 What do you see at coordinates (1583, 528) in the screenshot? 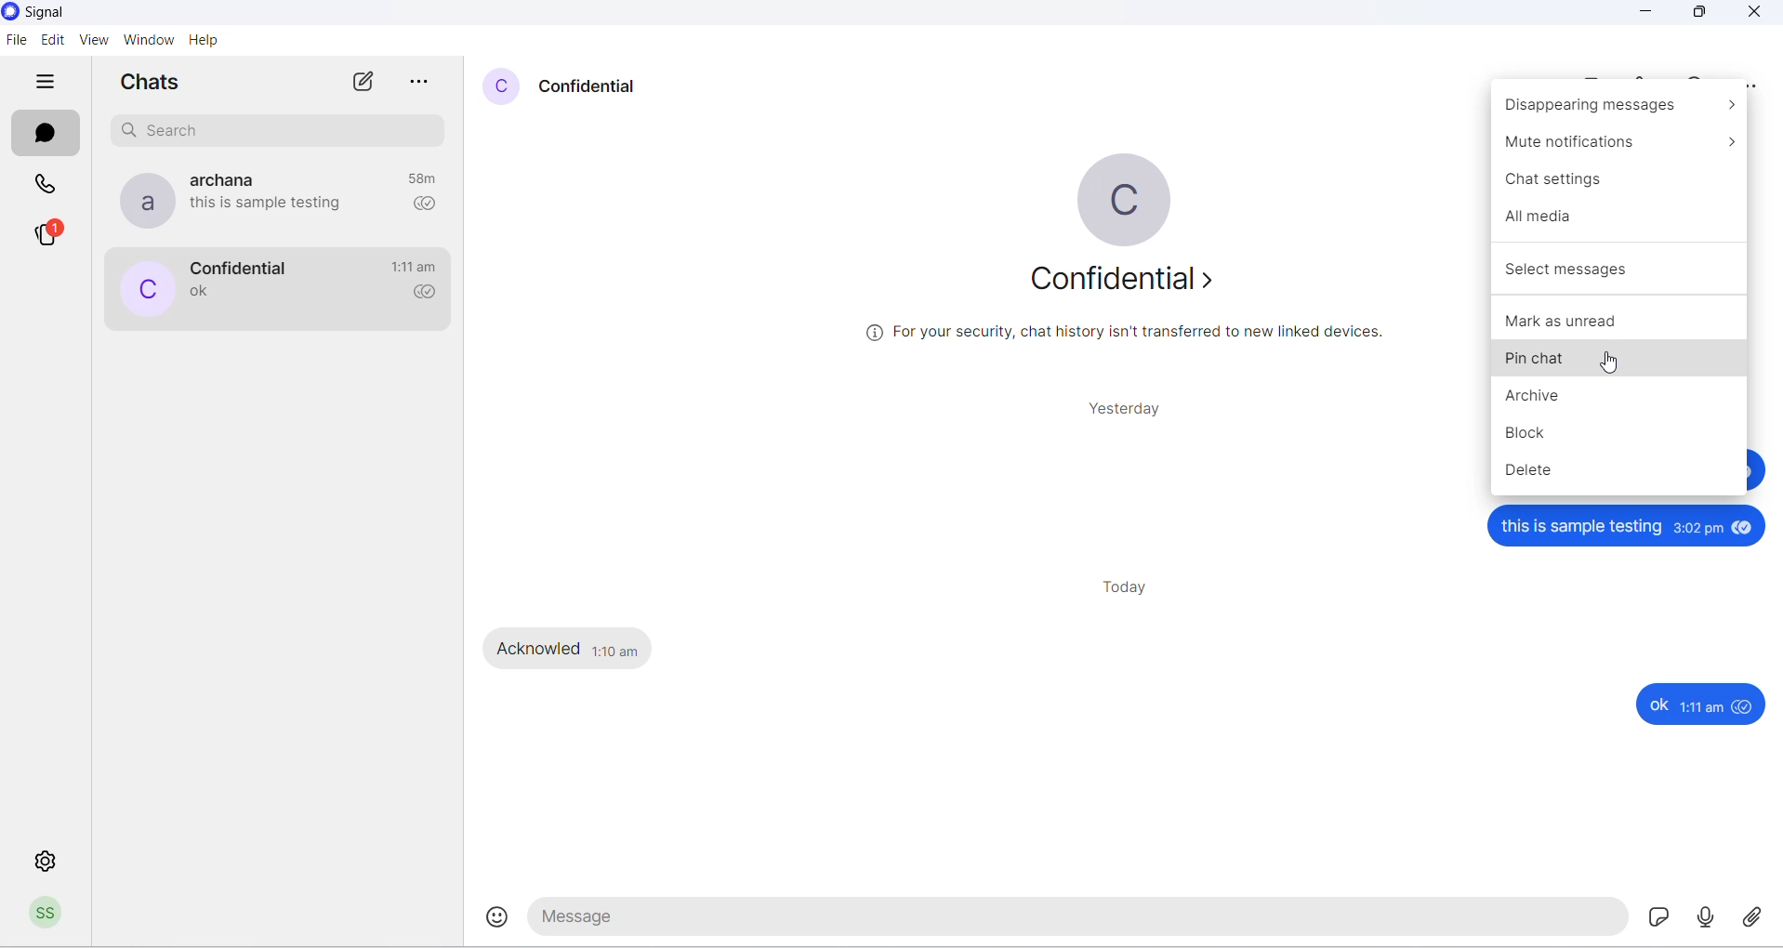
I see `this is sample testing` at bounding box center [1583, 528].